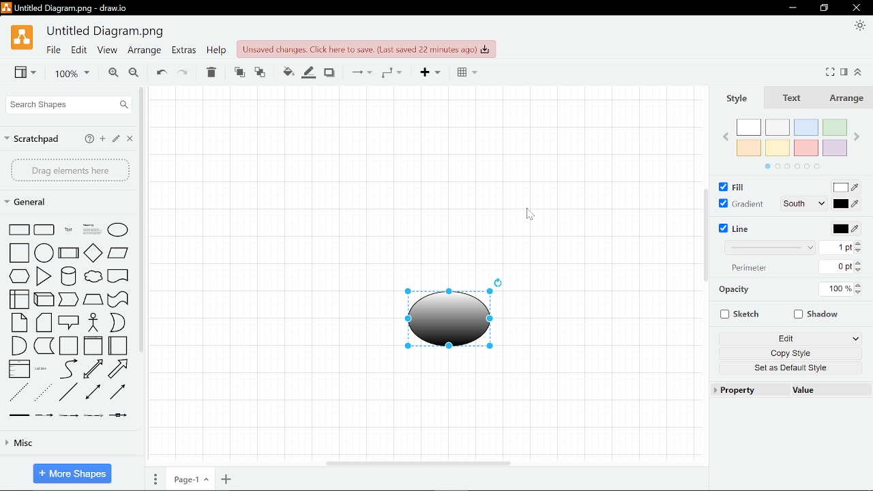  What do you see at coordinates (840, 248) in the screenshot?
I see `Current line width` at bounding box center [840, 248].